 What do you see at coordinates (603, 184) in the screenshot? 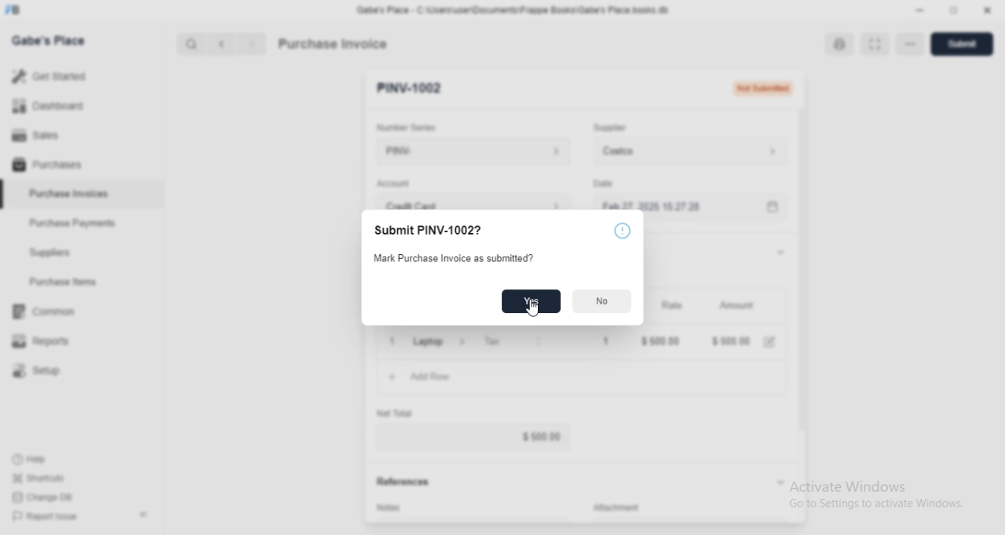
I see `Date` at bounding box center [603, 184].